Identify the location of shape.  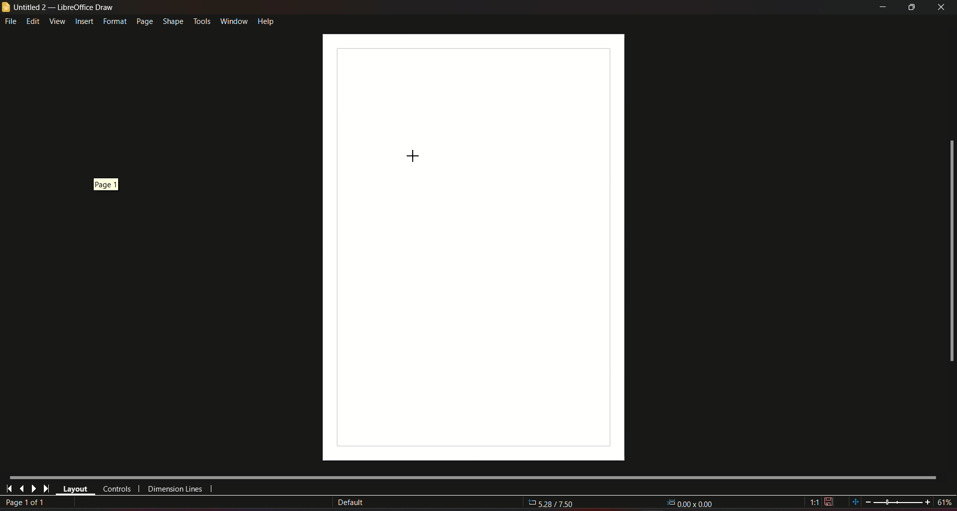
(172, 20).